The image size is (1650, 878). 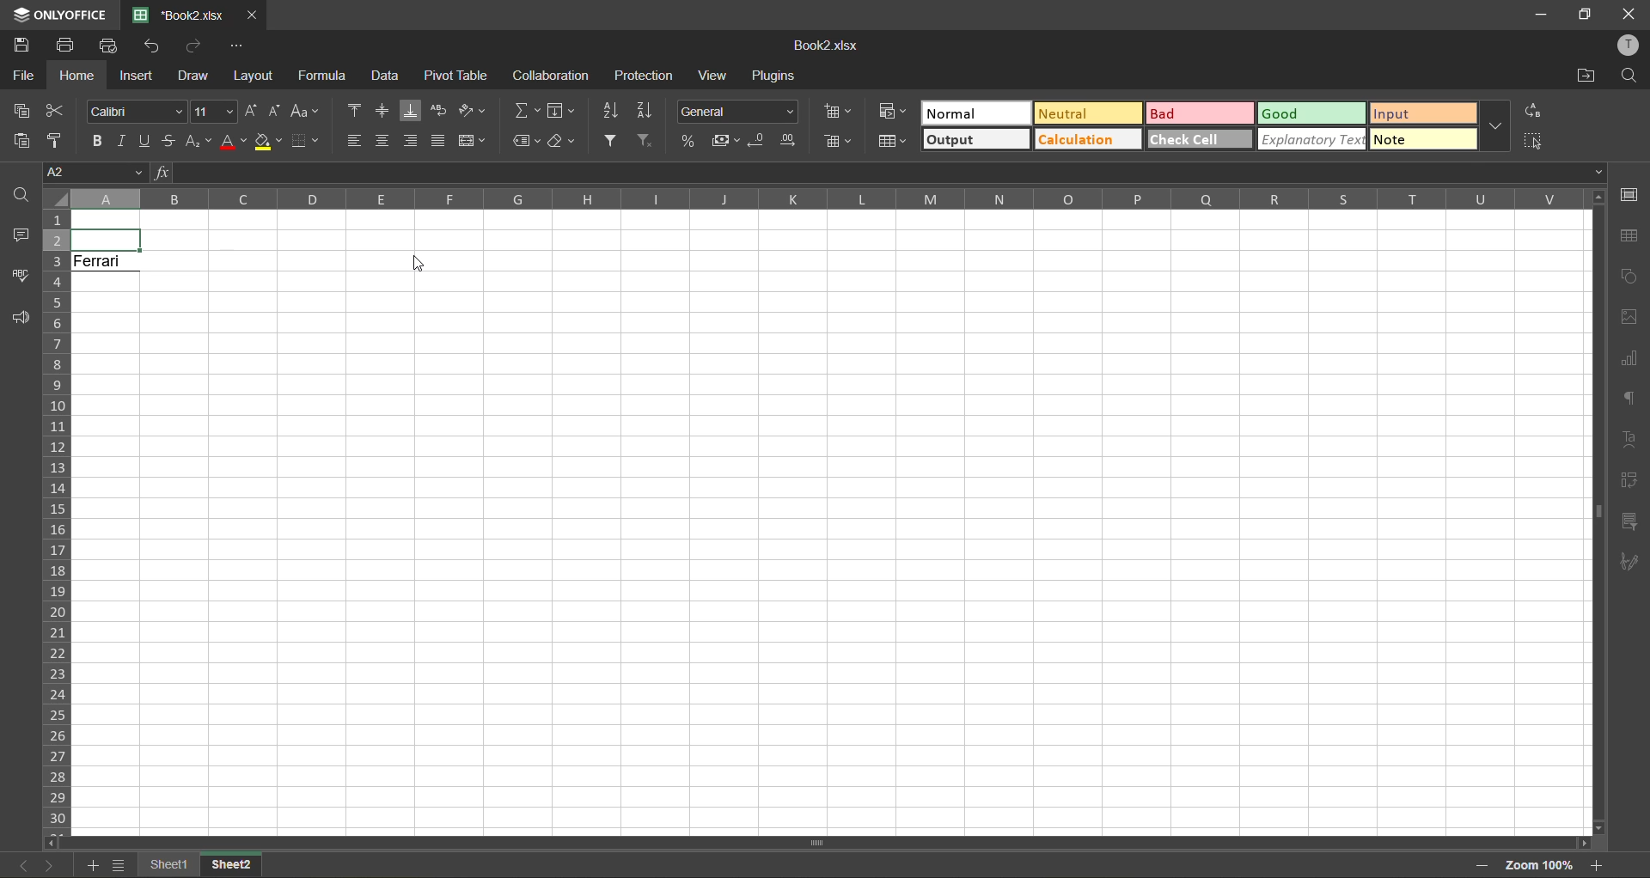 I want to click on align top, so click(x=352, y=110).